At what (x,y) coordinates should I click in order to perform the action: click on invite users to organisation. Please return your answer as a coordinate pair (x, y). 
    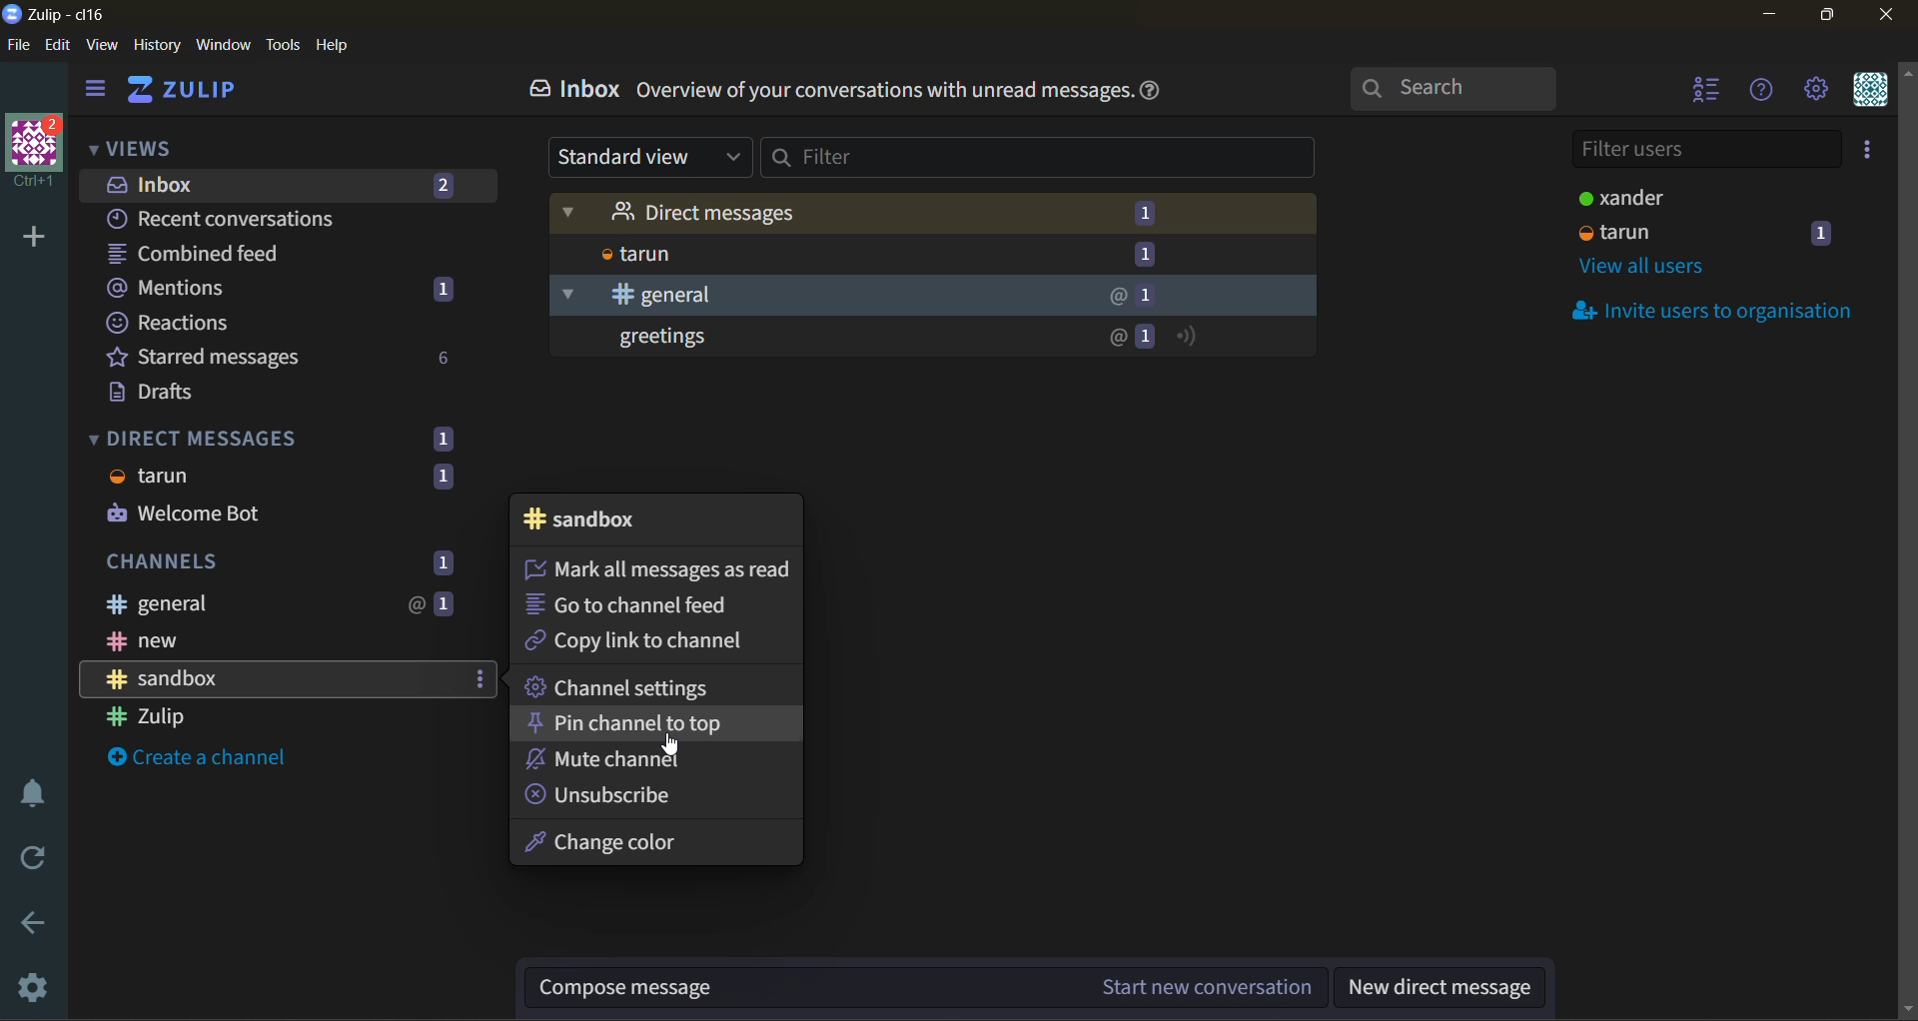
    Looking at the image, I should click on (1720, 313).